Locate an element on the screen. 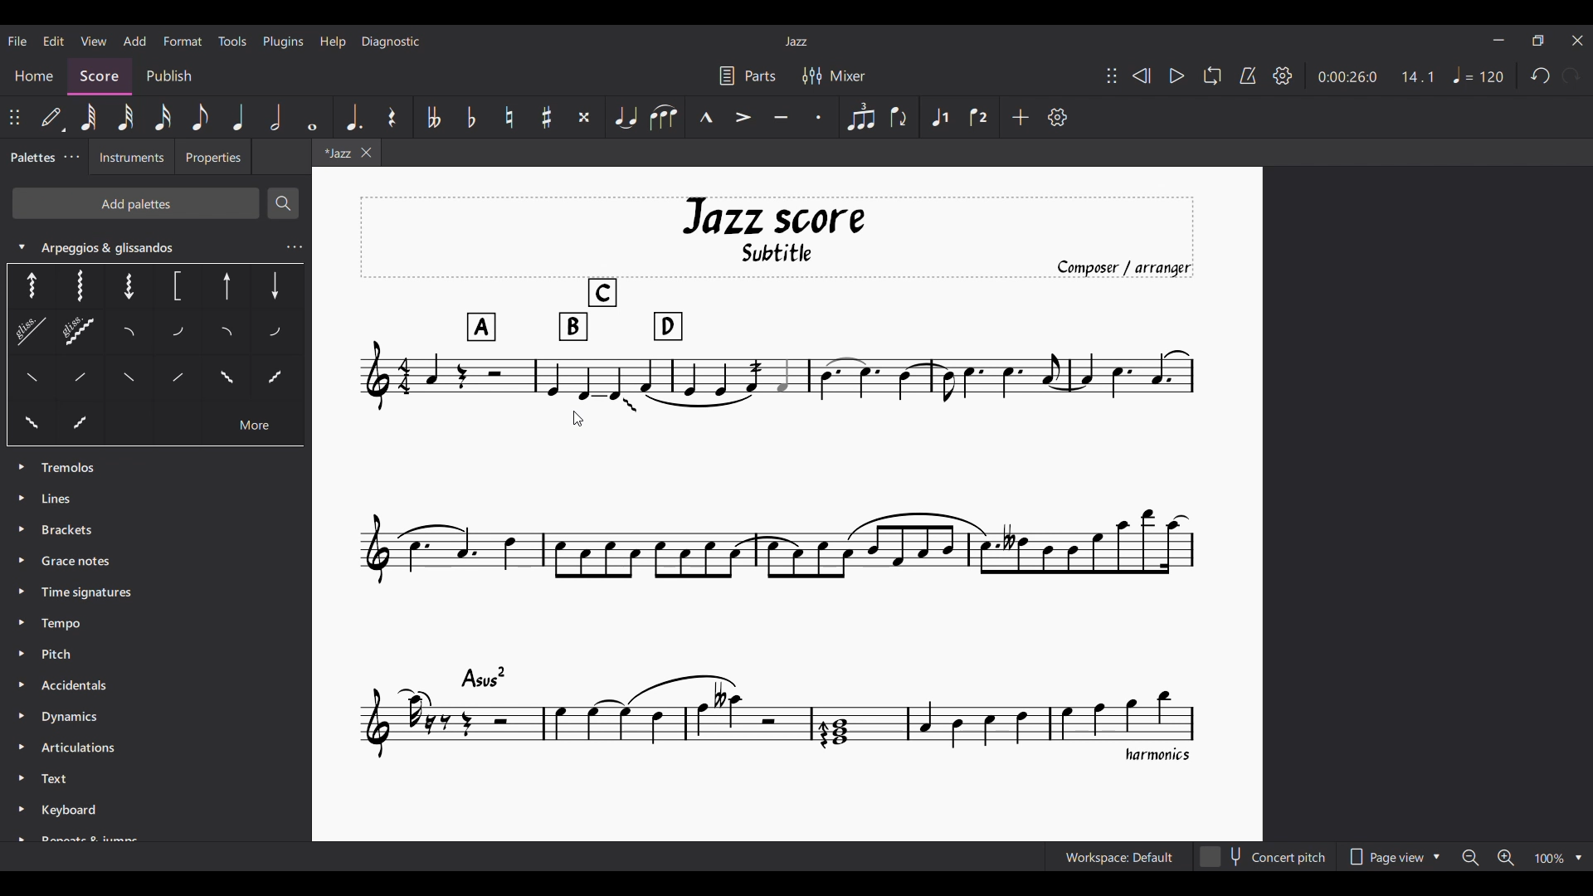 This screenshot has height=896, width=1593. View menu is located at coordinates (93, 41).